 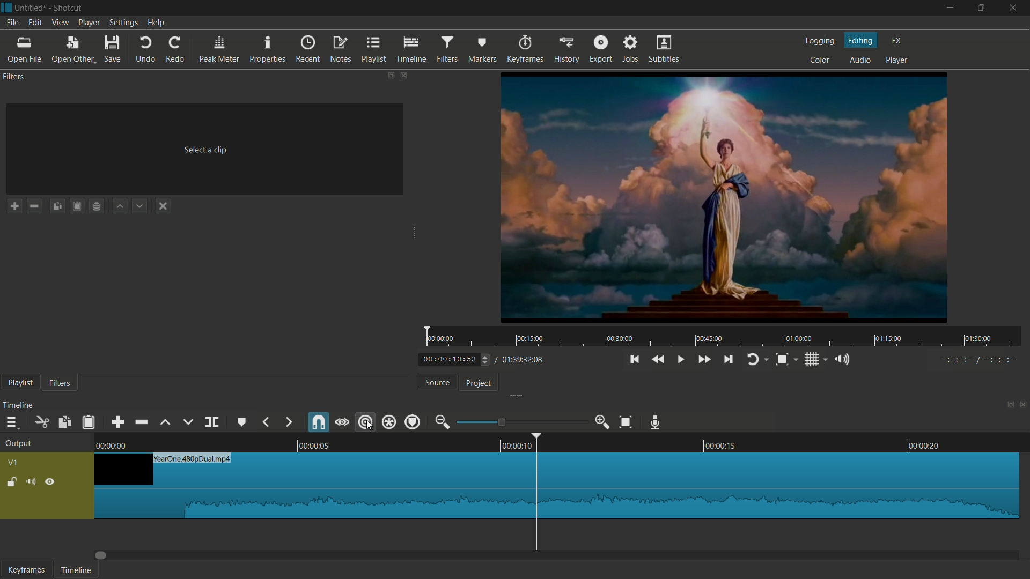 What do you see at coordinates (753, 361) in the screenshot?
I see `toggle player looping` at bounding box center [753, 361].